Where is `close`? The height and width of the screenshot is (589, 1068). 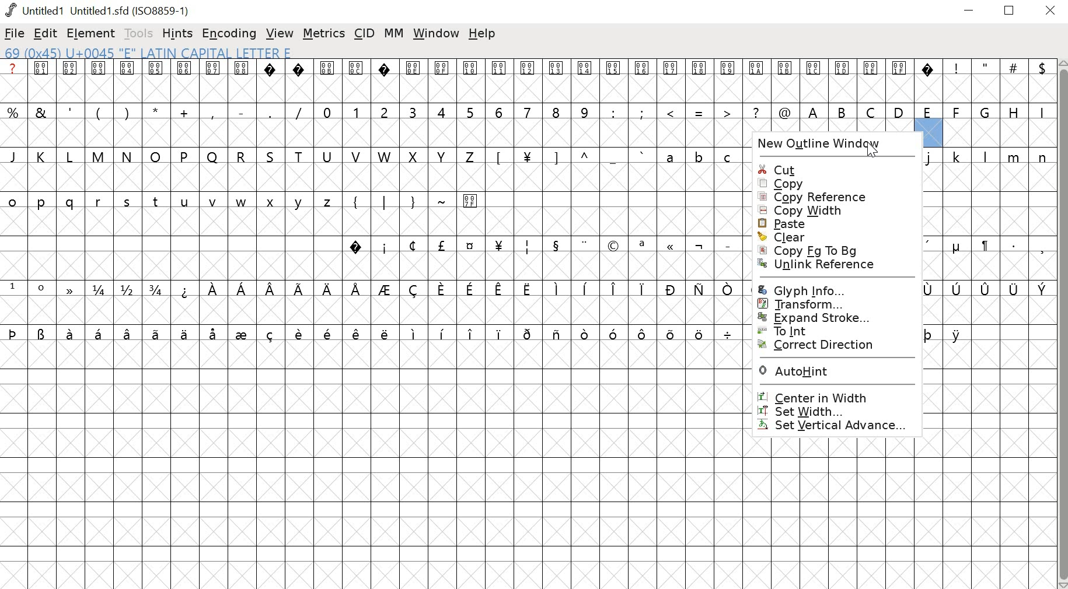
close is located at coordinates (1050, 11).